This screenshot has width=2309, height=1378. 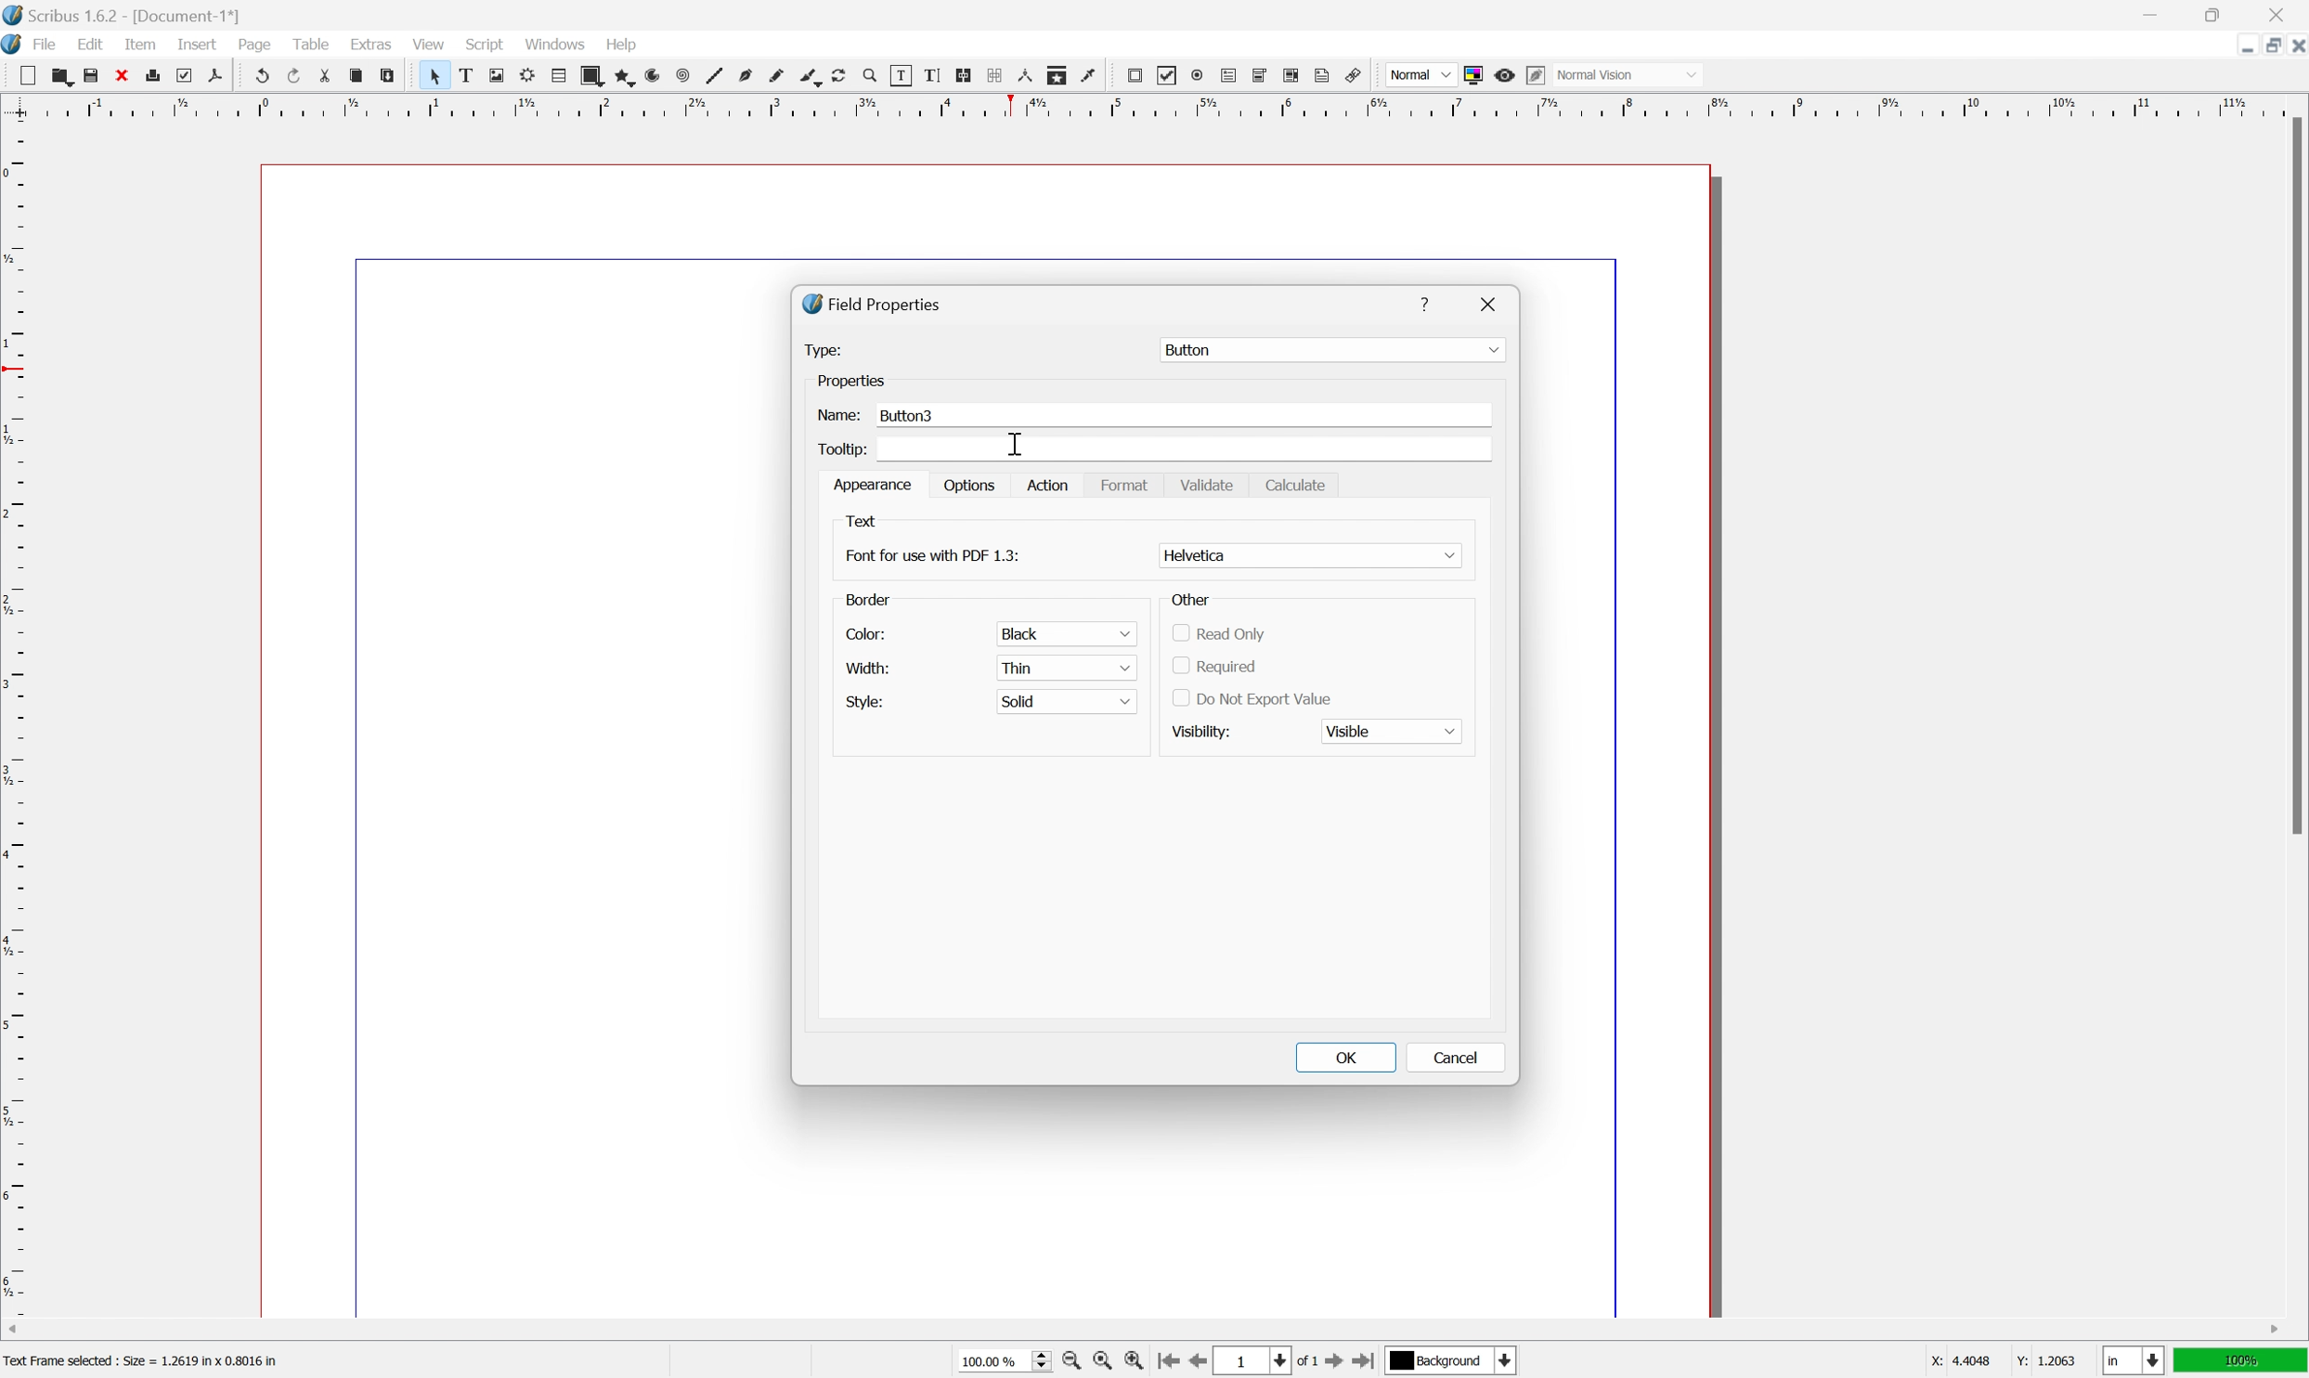 What do you see at coordinates (435, 76) in the screenshot?
I see `select item` at bounding box center [435, 76].